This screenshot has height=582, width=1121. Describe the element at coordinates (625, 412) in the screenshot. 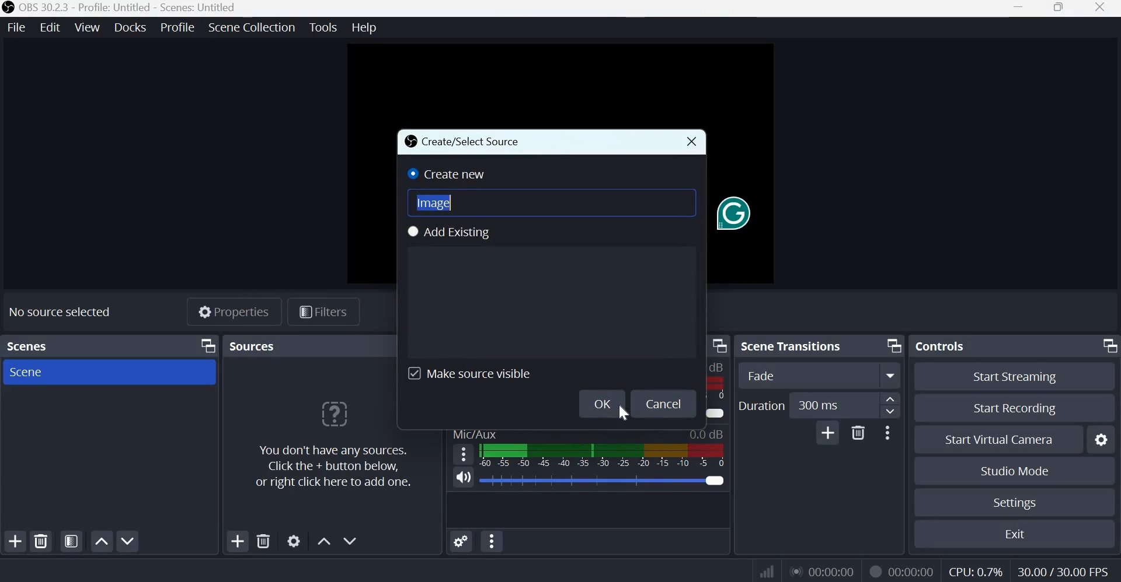

I see `cursor` at that location.